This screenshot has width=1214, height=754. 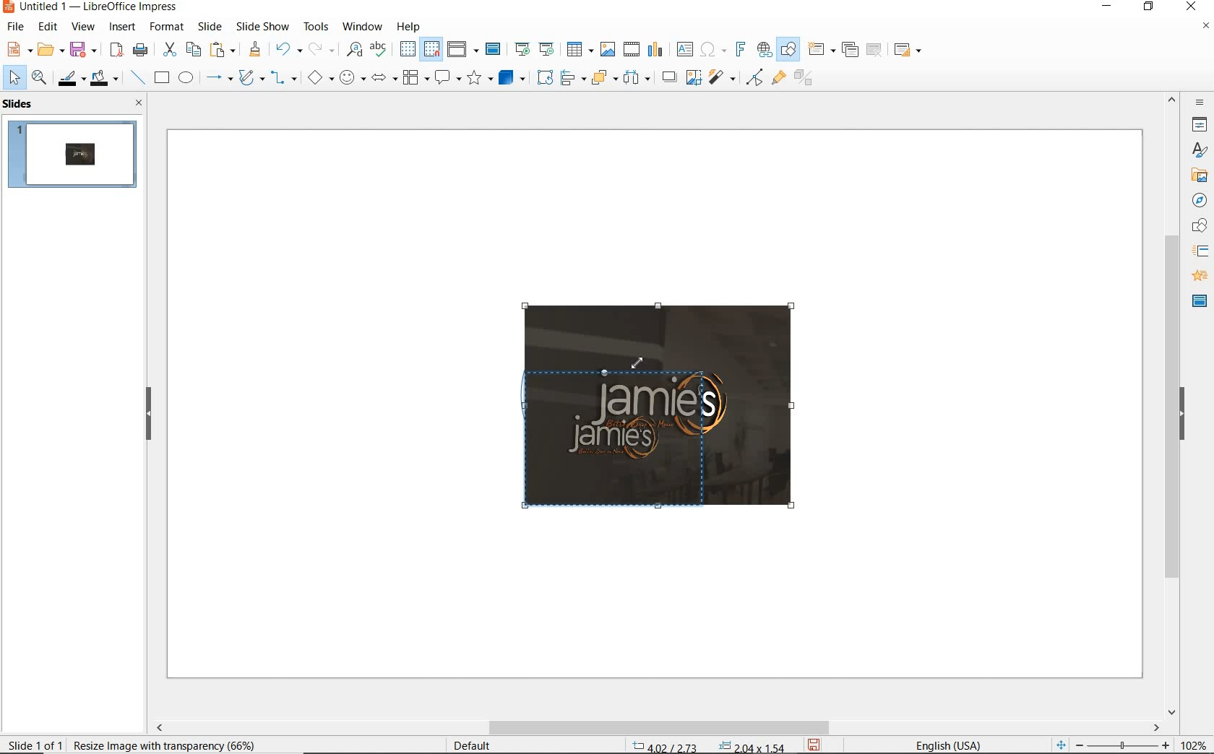 I want to click on slide layout, so click(x=908, y=51).